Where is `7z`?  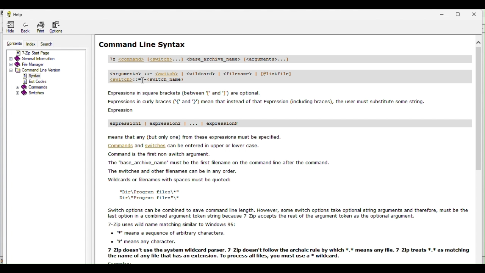
7z is located at coordinates (111, 60).